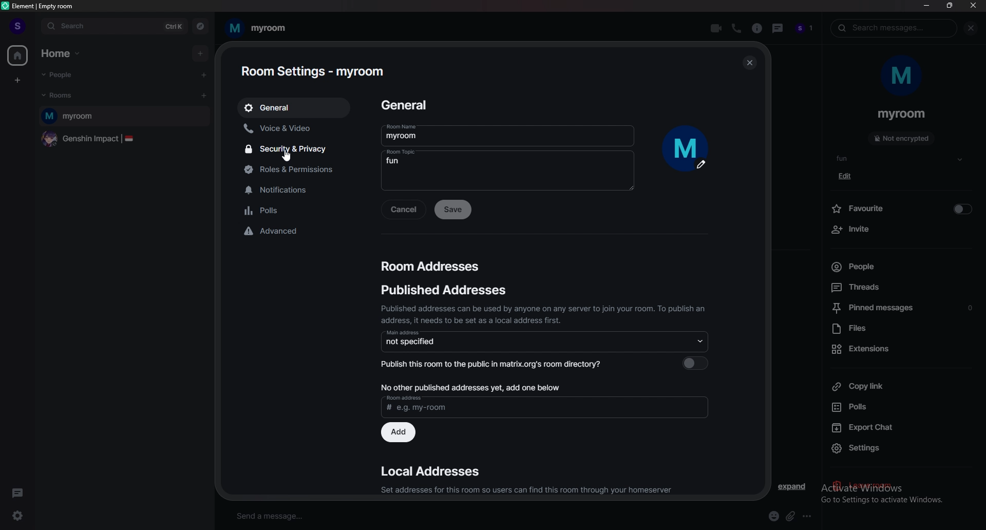 The image size is (986, 530). I want to click on voice call, so click(736, 29).